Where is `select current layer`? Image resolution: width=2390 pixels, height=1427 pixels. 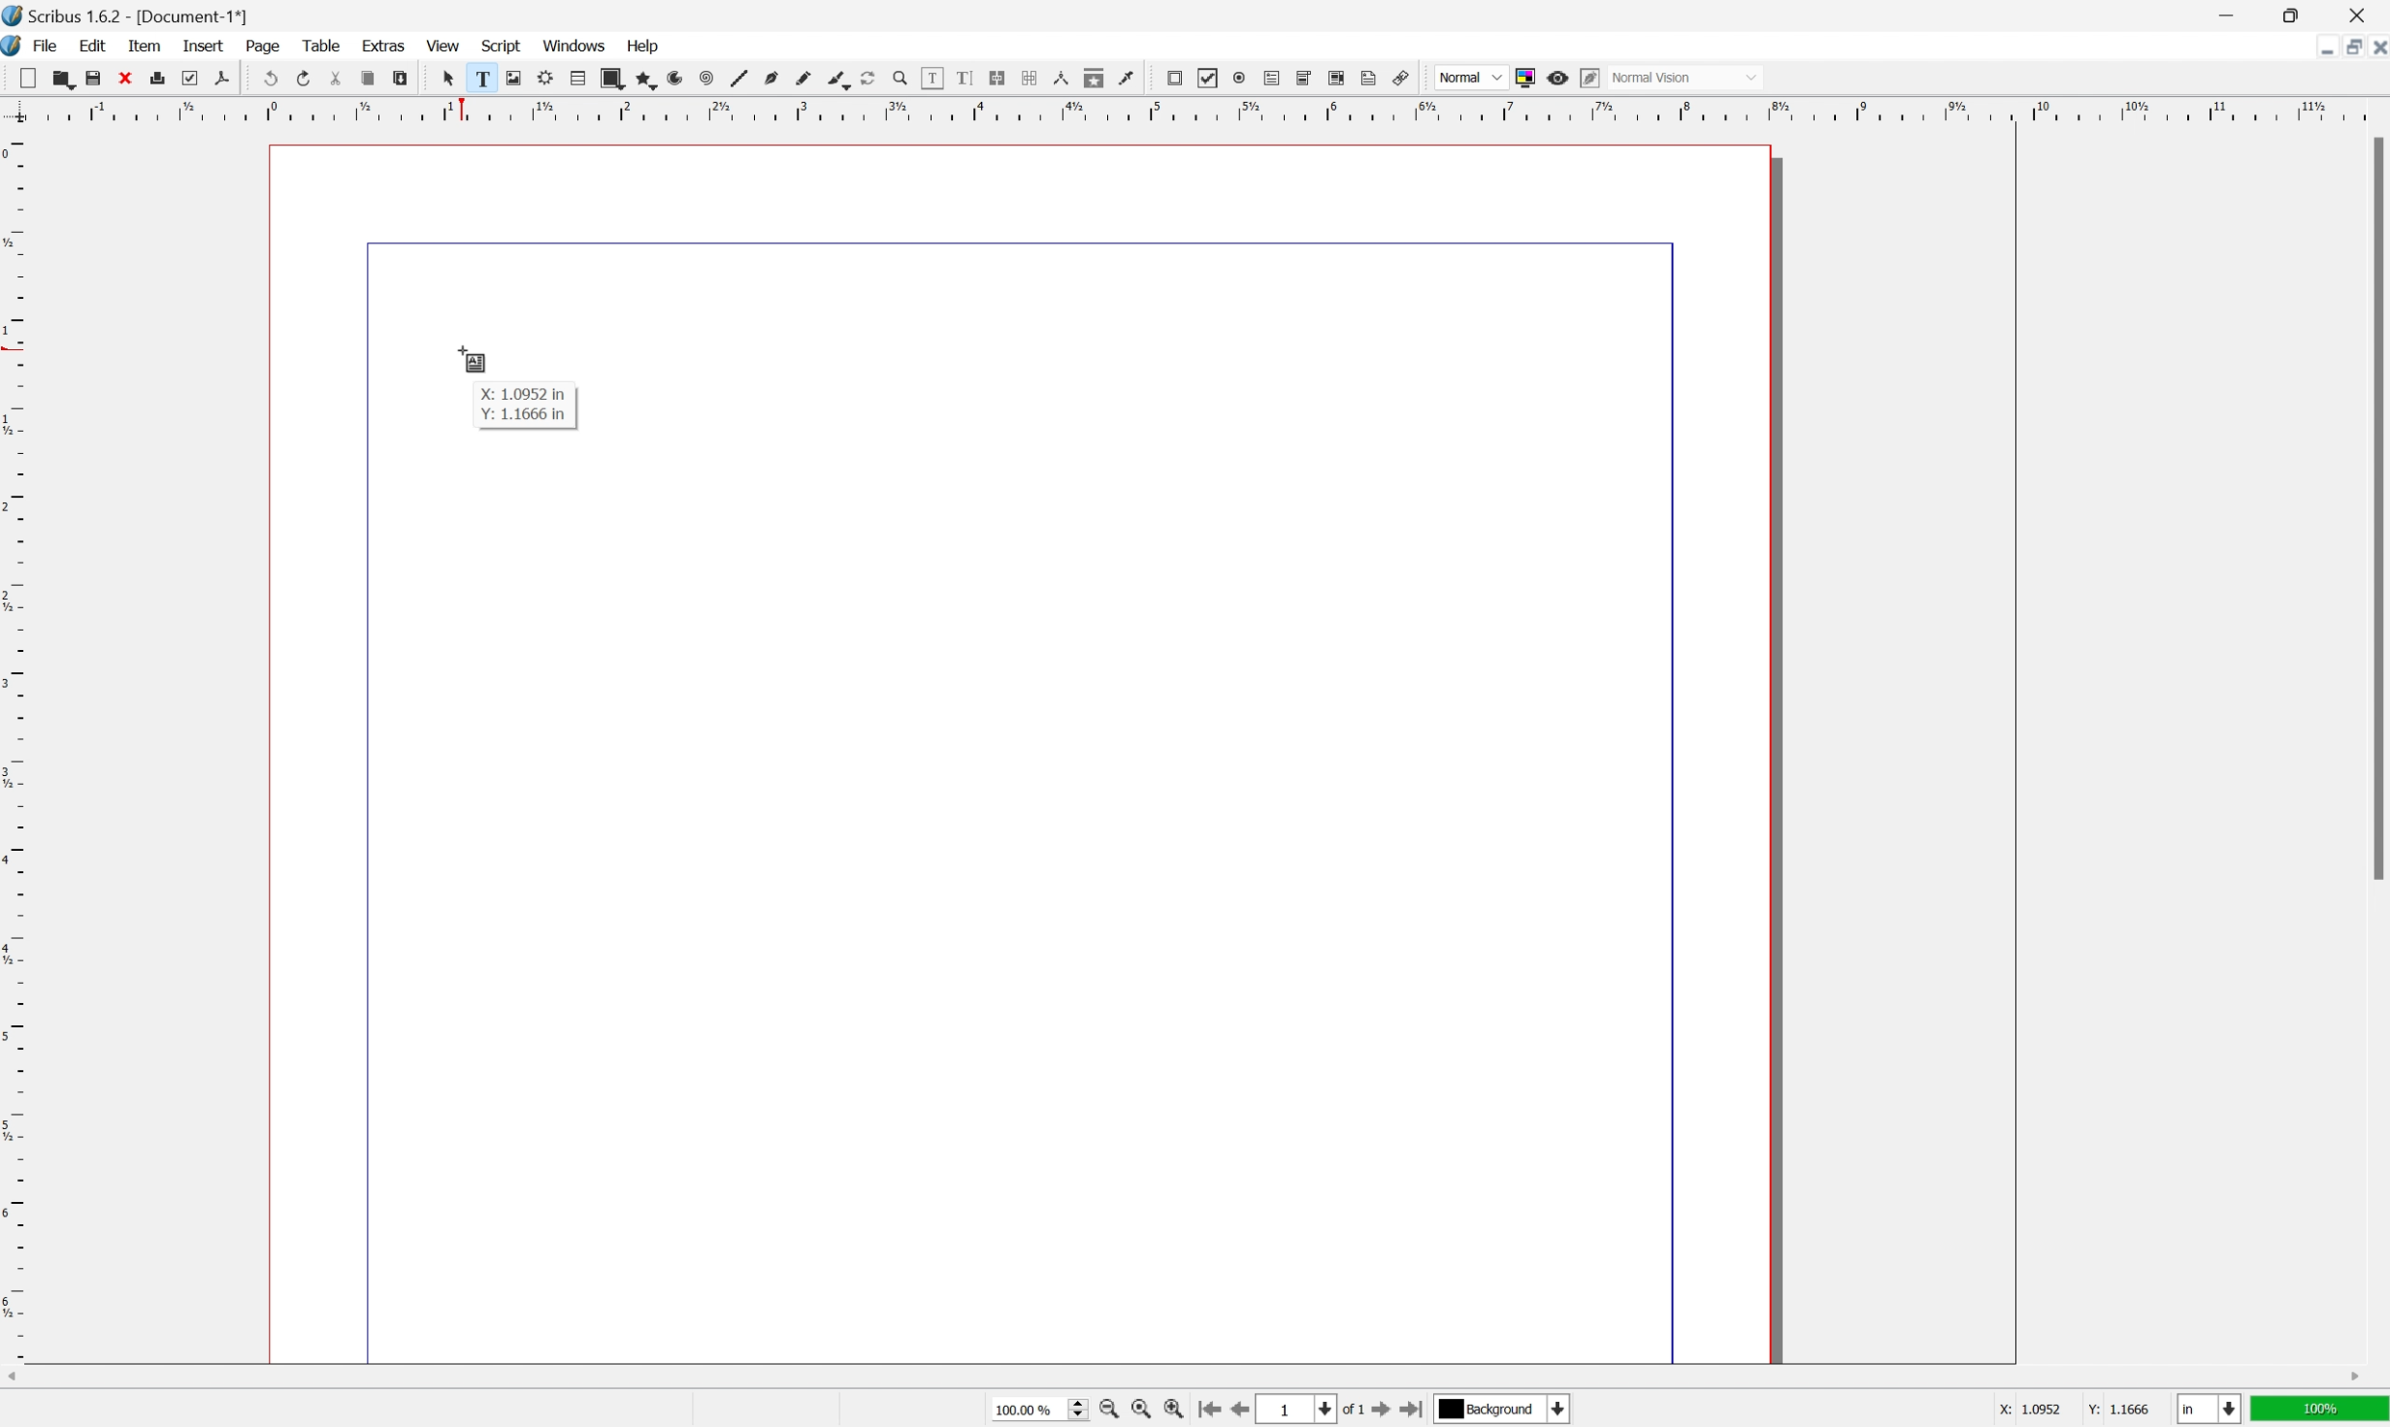
select current layer is located at coordinates (1503, 1411).